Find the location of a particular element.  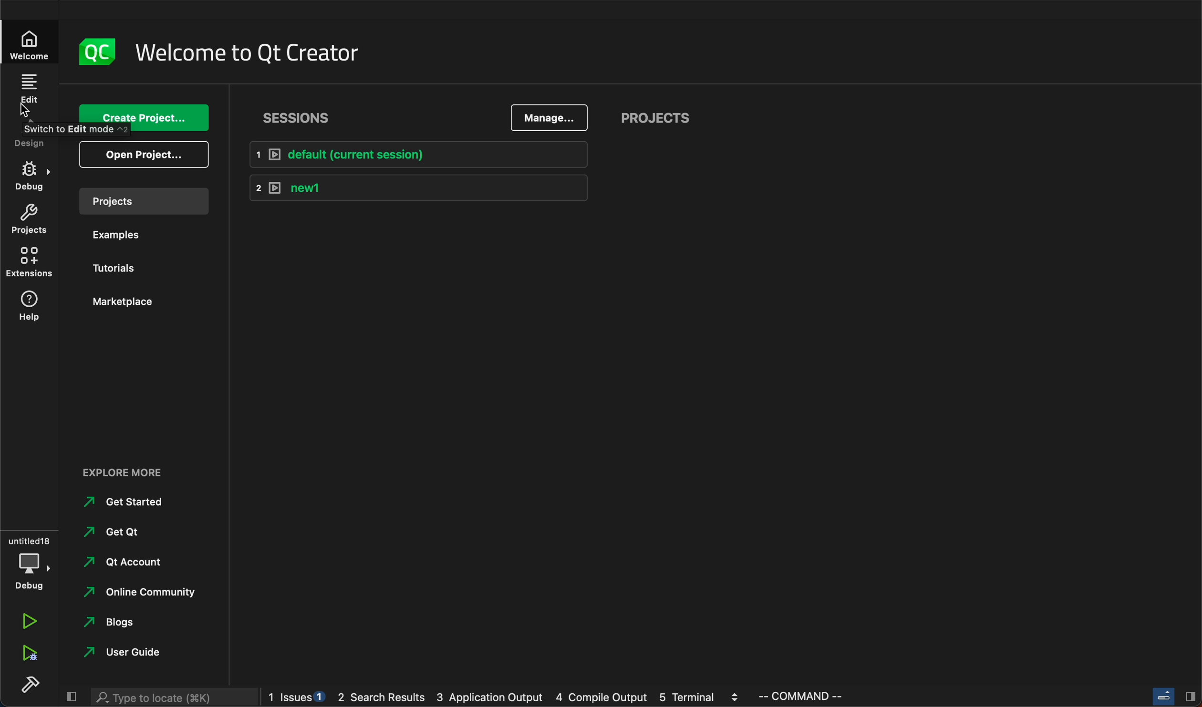

cursor is located at coordinates (27, 111).